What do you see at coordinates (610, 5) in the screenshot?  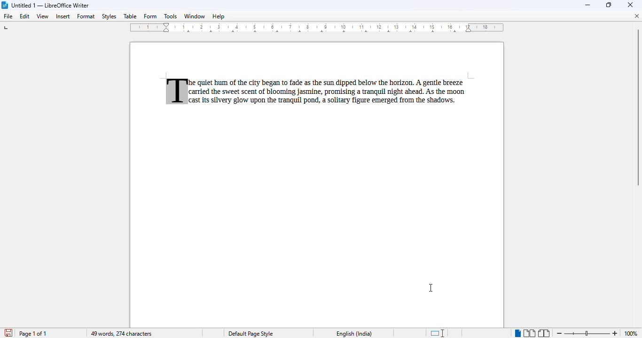 I see `maximize` at bounding box center [610, 5].